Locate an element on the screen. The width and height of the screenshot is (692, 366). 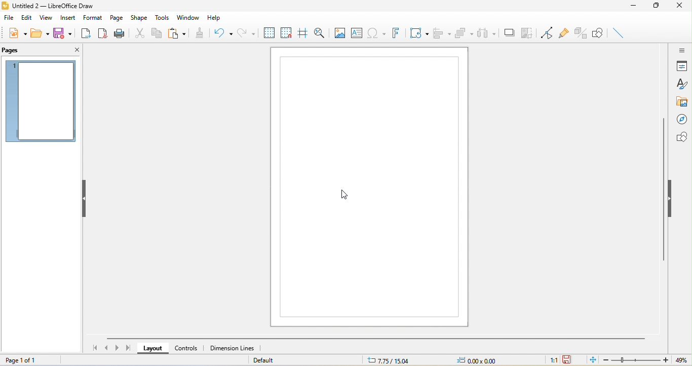
zoom and pan is located at coordinates (321, 34).